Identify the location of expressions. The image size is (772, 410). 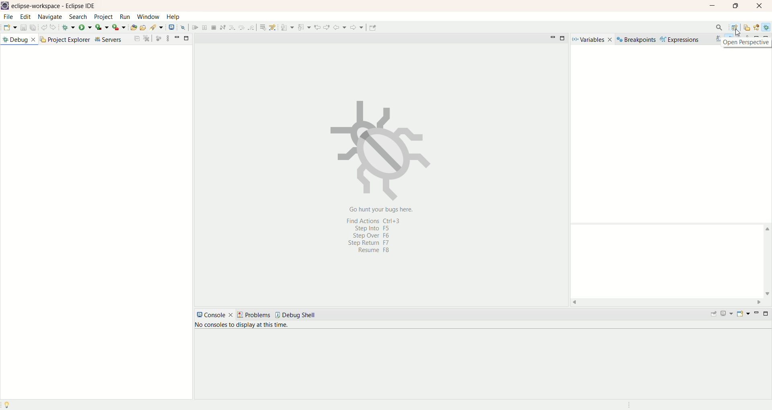
(681, 41).